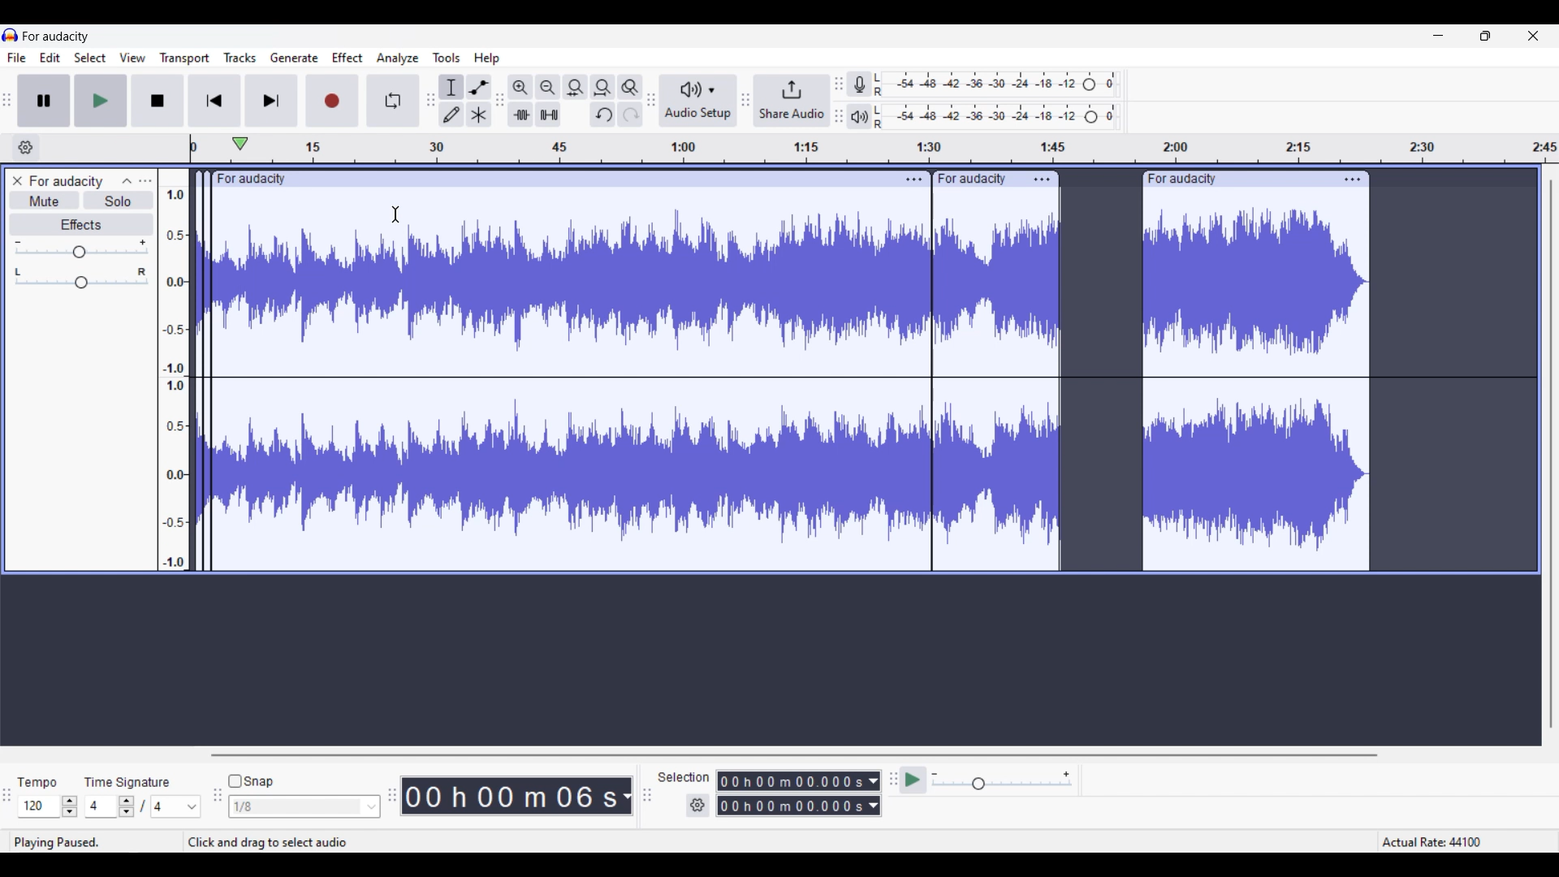  What do you see at coordinates (41, 201) in the screenshot?
I see `Mute` at bounding box center [41, 201].